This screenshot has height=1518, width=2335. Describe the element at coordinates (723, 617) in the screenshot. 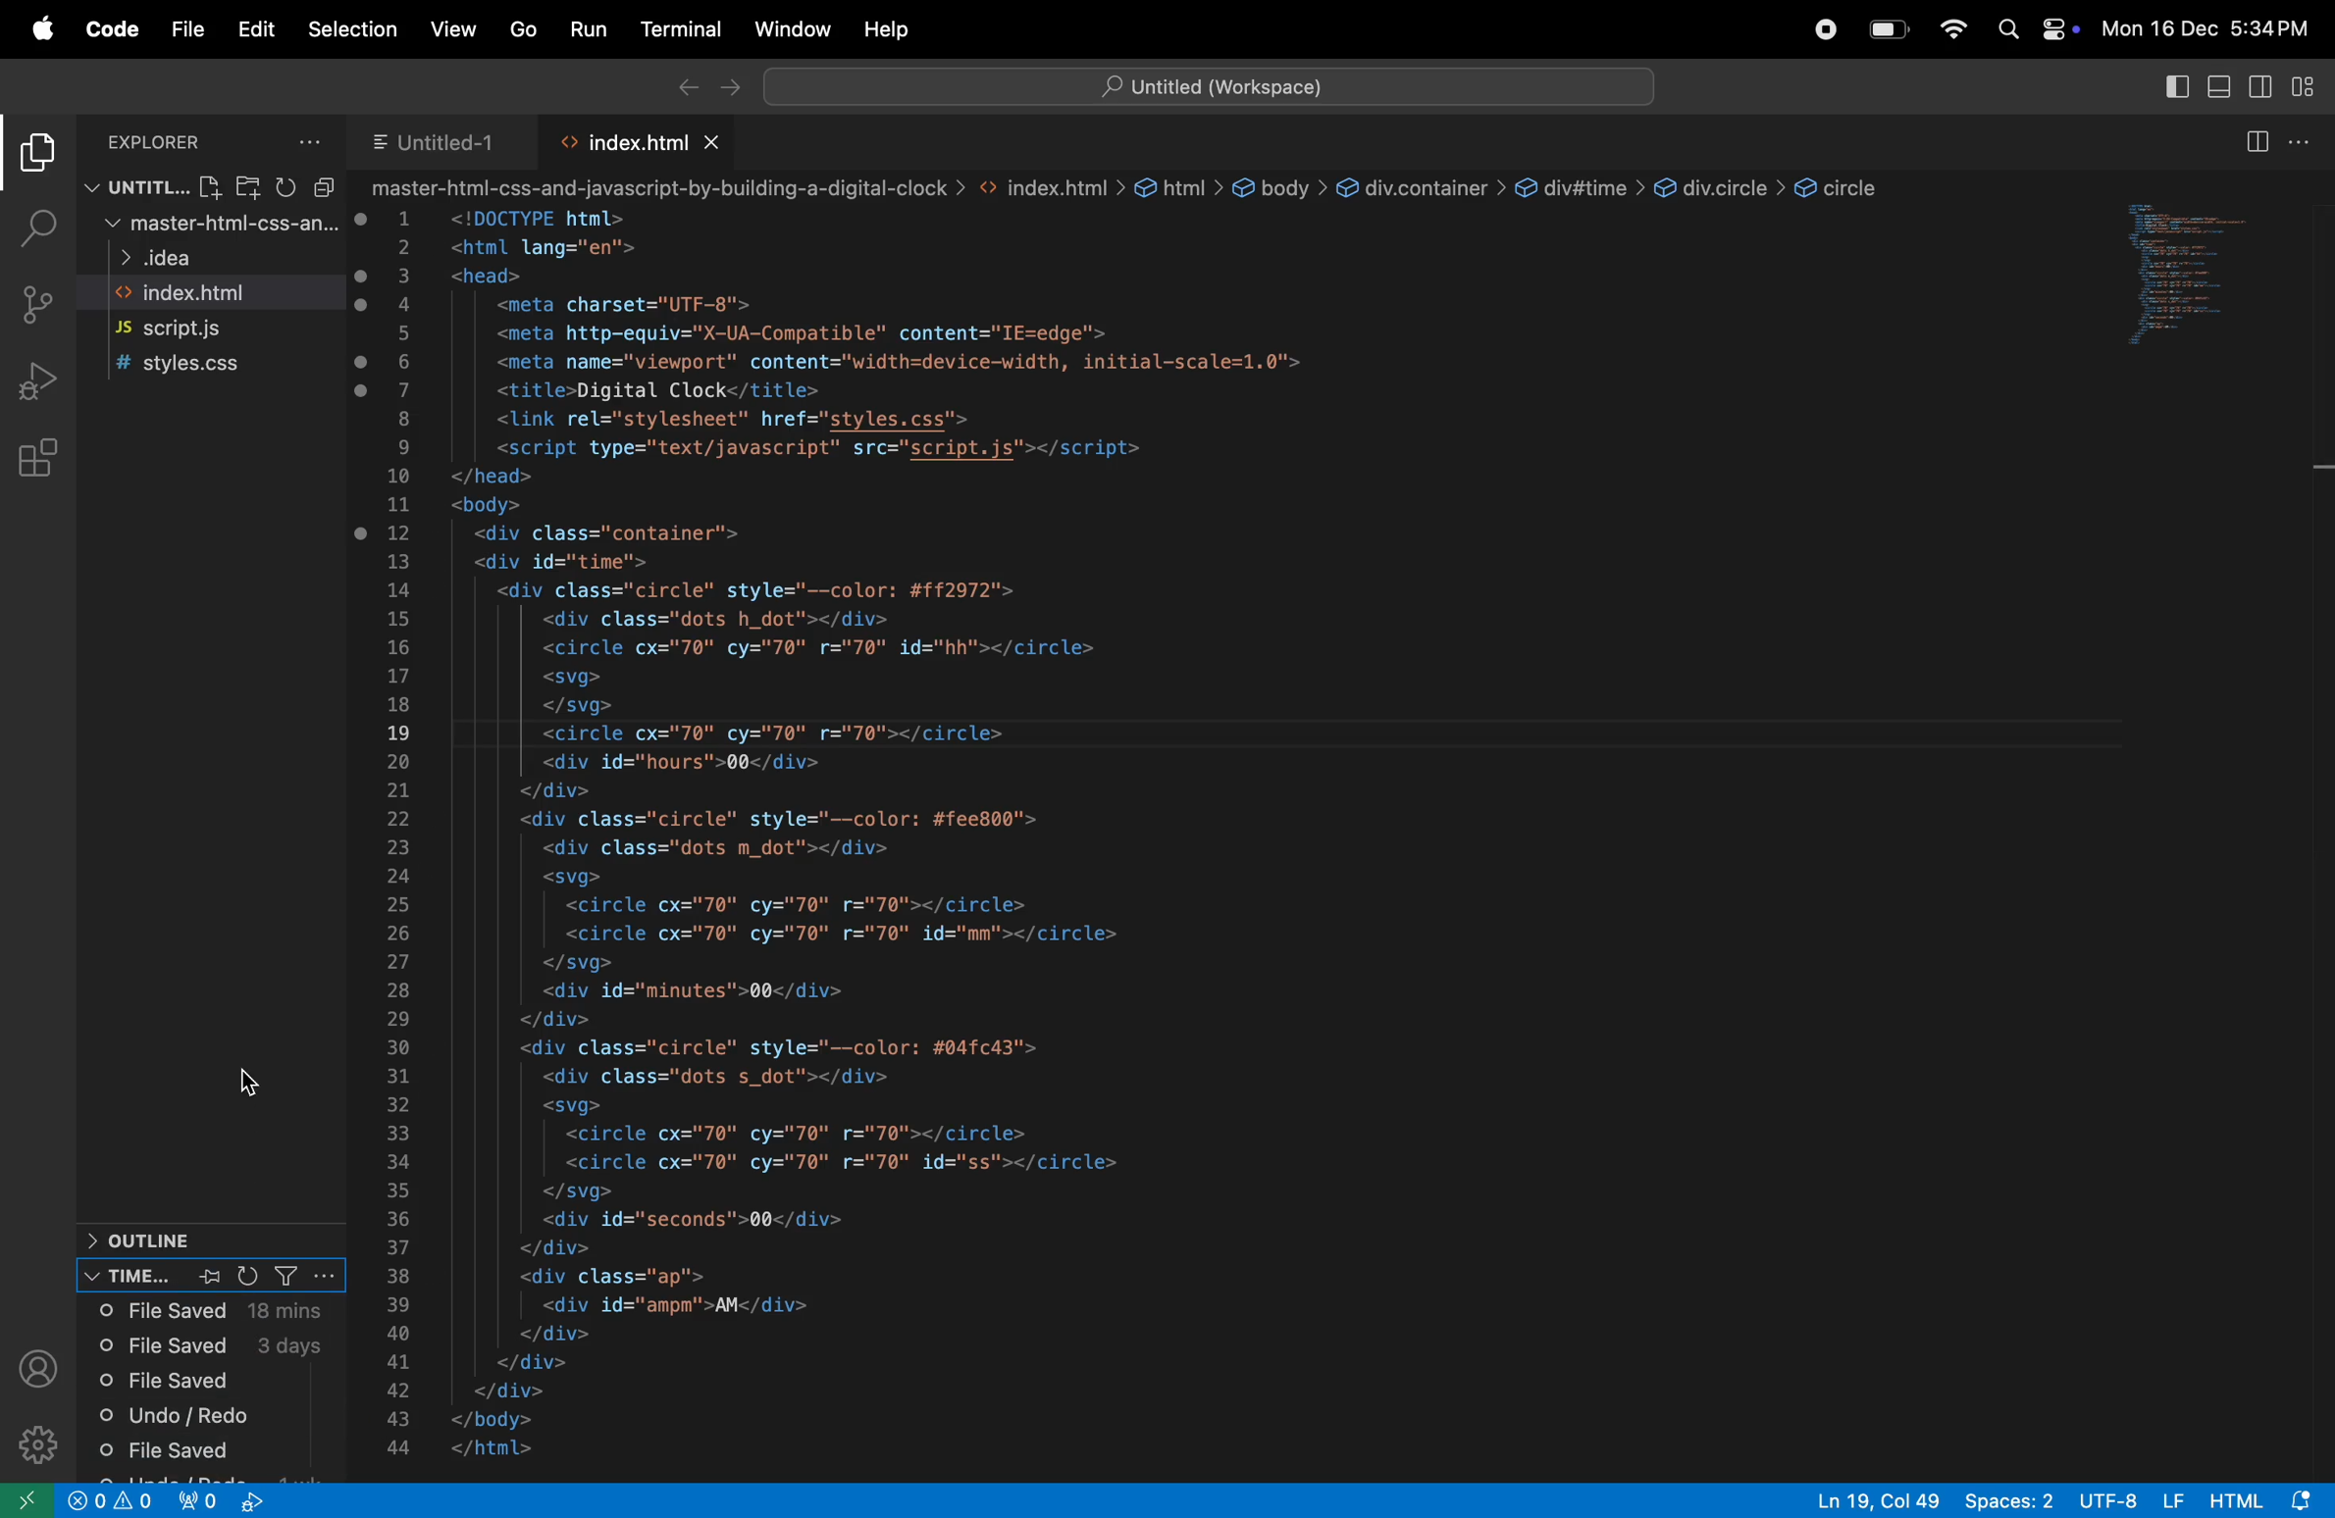

I see `| <div class="dots h_dot"></div>` at that location.